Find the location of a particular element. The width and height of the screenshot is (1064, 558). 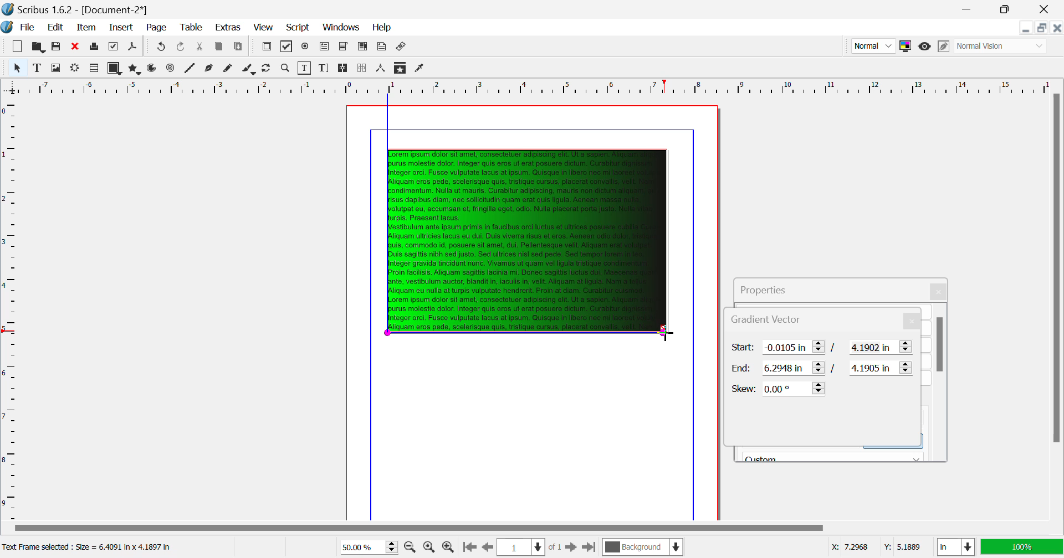

Undo is located at coordinates (182, 48).